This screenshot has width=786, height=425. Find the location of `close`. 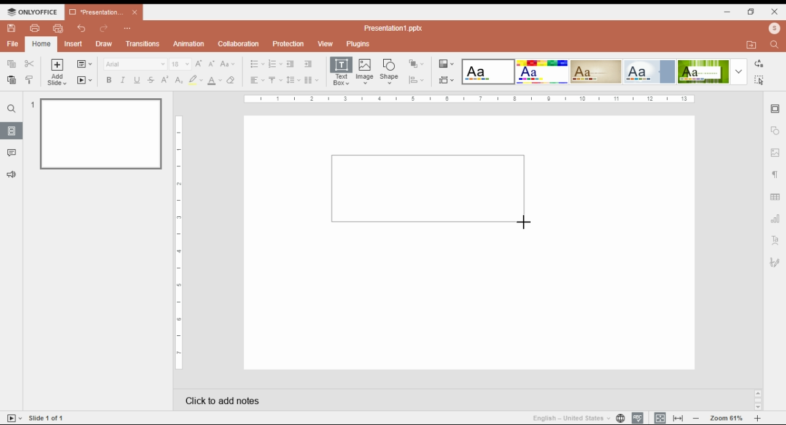

close is located at coordinates (135, 12).